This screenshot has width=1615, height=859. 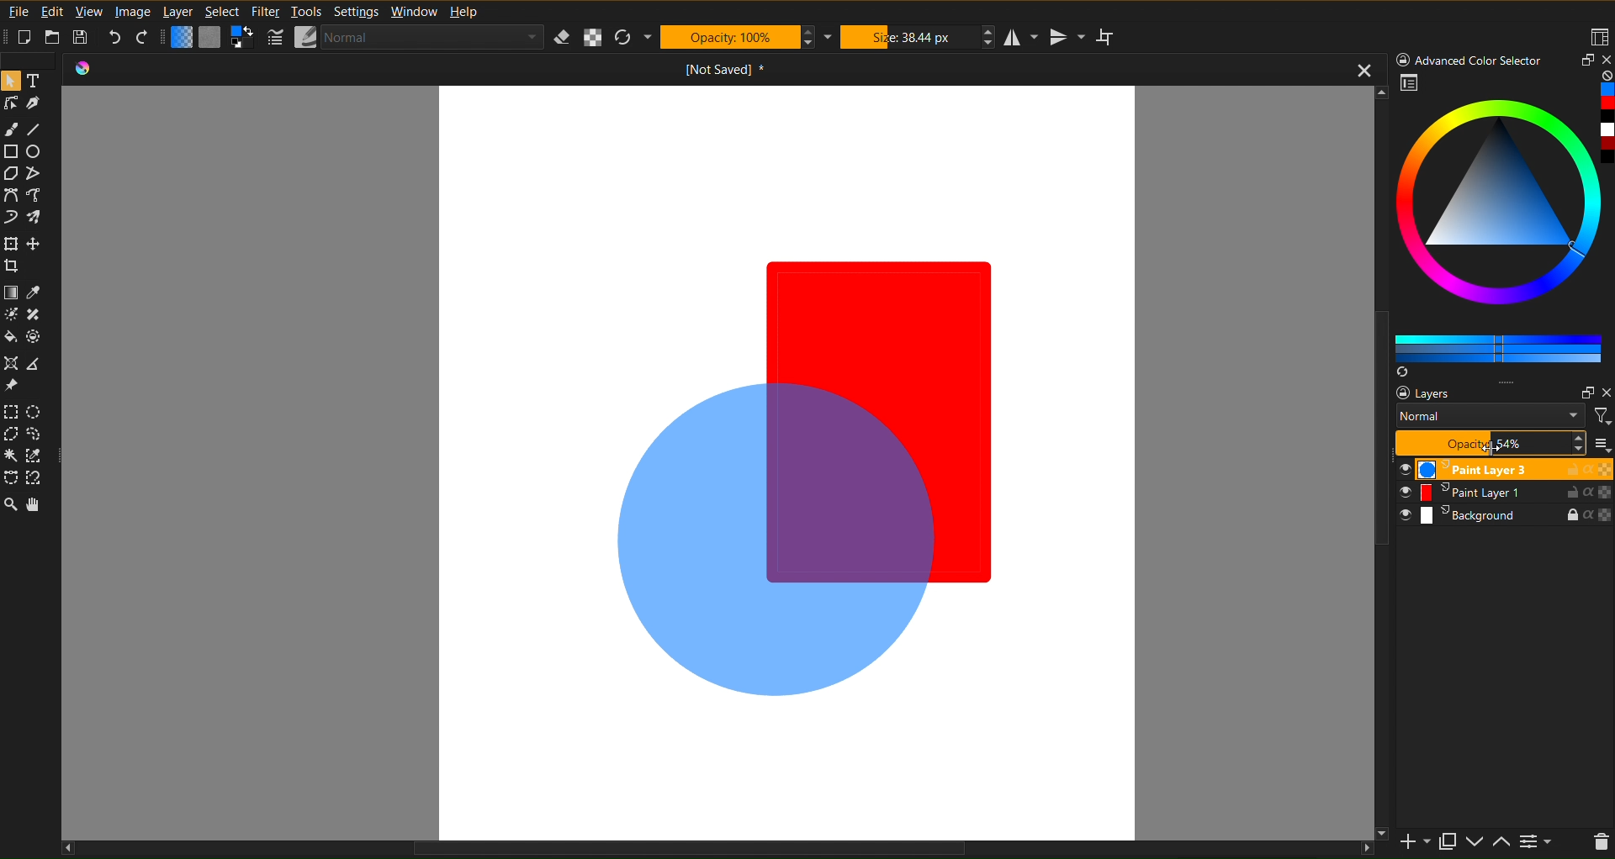 I want to click on Normal, so click(x=1489, y=416).